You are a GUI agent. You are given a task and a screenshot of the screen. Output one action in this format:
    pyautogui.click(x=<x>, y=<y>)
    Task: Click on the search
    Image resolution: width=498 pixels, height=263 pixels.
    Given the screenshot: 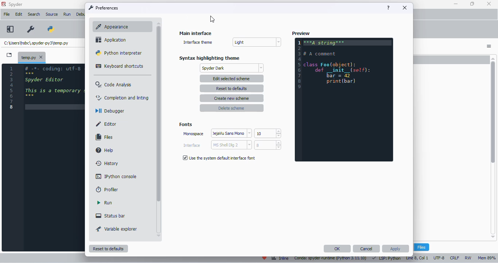 What is the action you would take?
    pyautogui.click(x=34, y=14)
    